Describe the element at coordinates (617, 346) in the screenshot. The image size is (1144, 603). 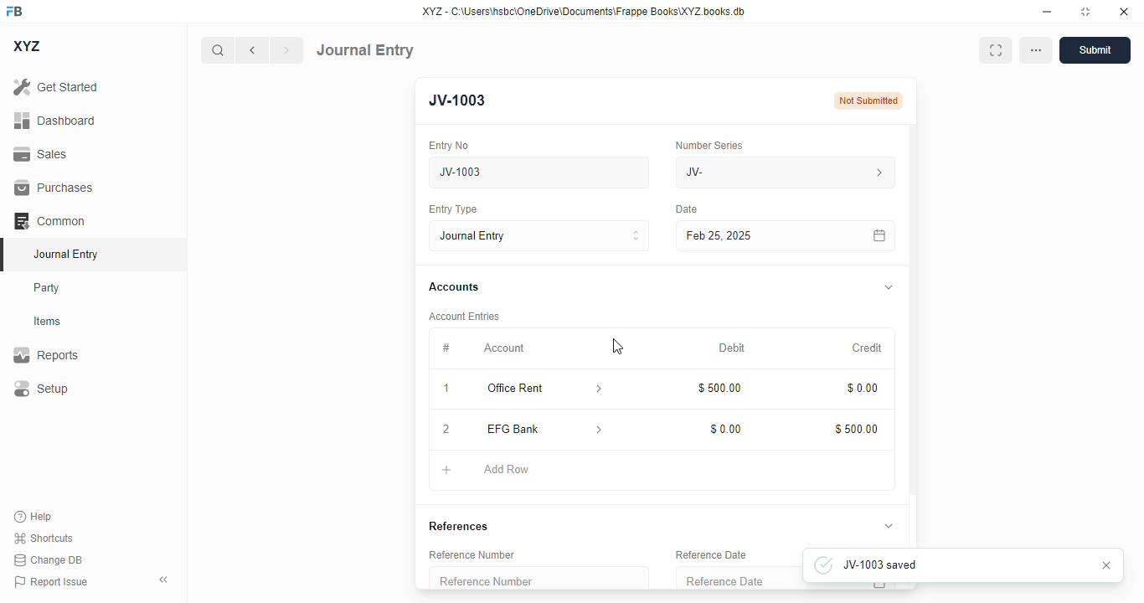
I see `cursor` at that location.